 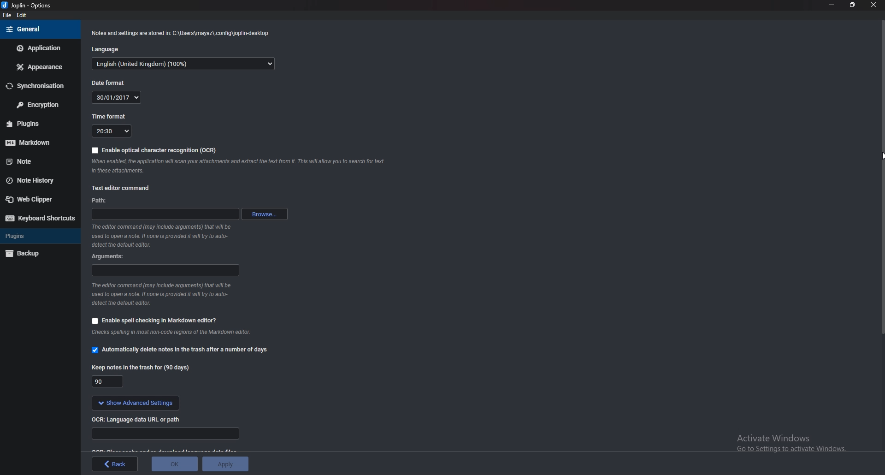 I want to click on path, so click(x=101, y=201).